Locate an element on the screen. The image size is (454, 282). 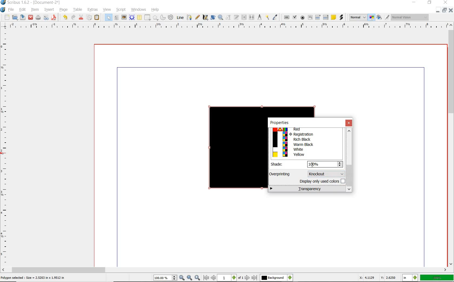
save is located at coordinates (22, 18).